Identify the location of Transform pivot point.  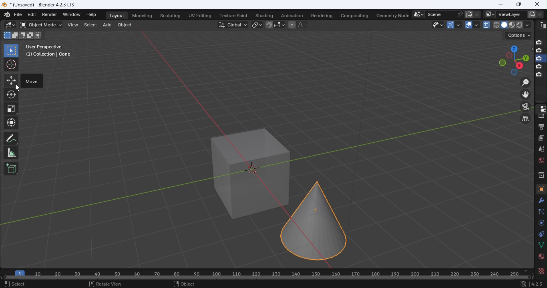
(255, 24).